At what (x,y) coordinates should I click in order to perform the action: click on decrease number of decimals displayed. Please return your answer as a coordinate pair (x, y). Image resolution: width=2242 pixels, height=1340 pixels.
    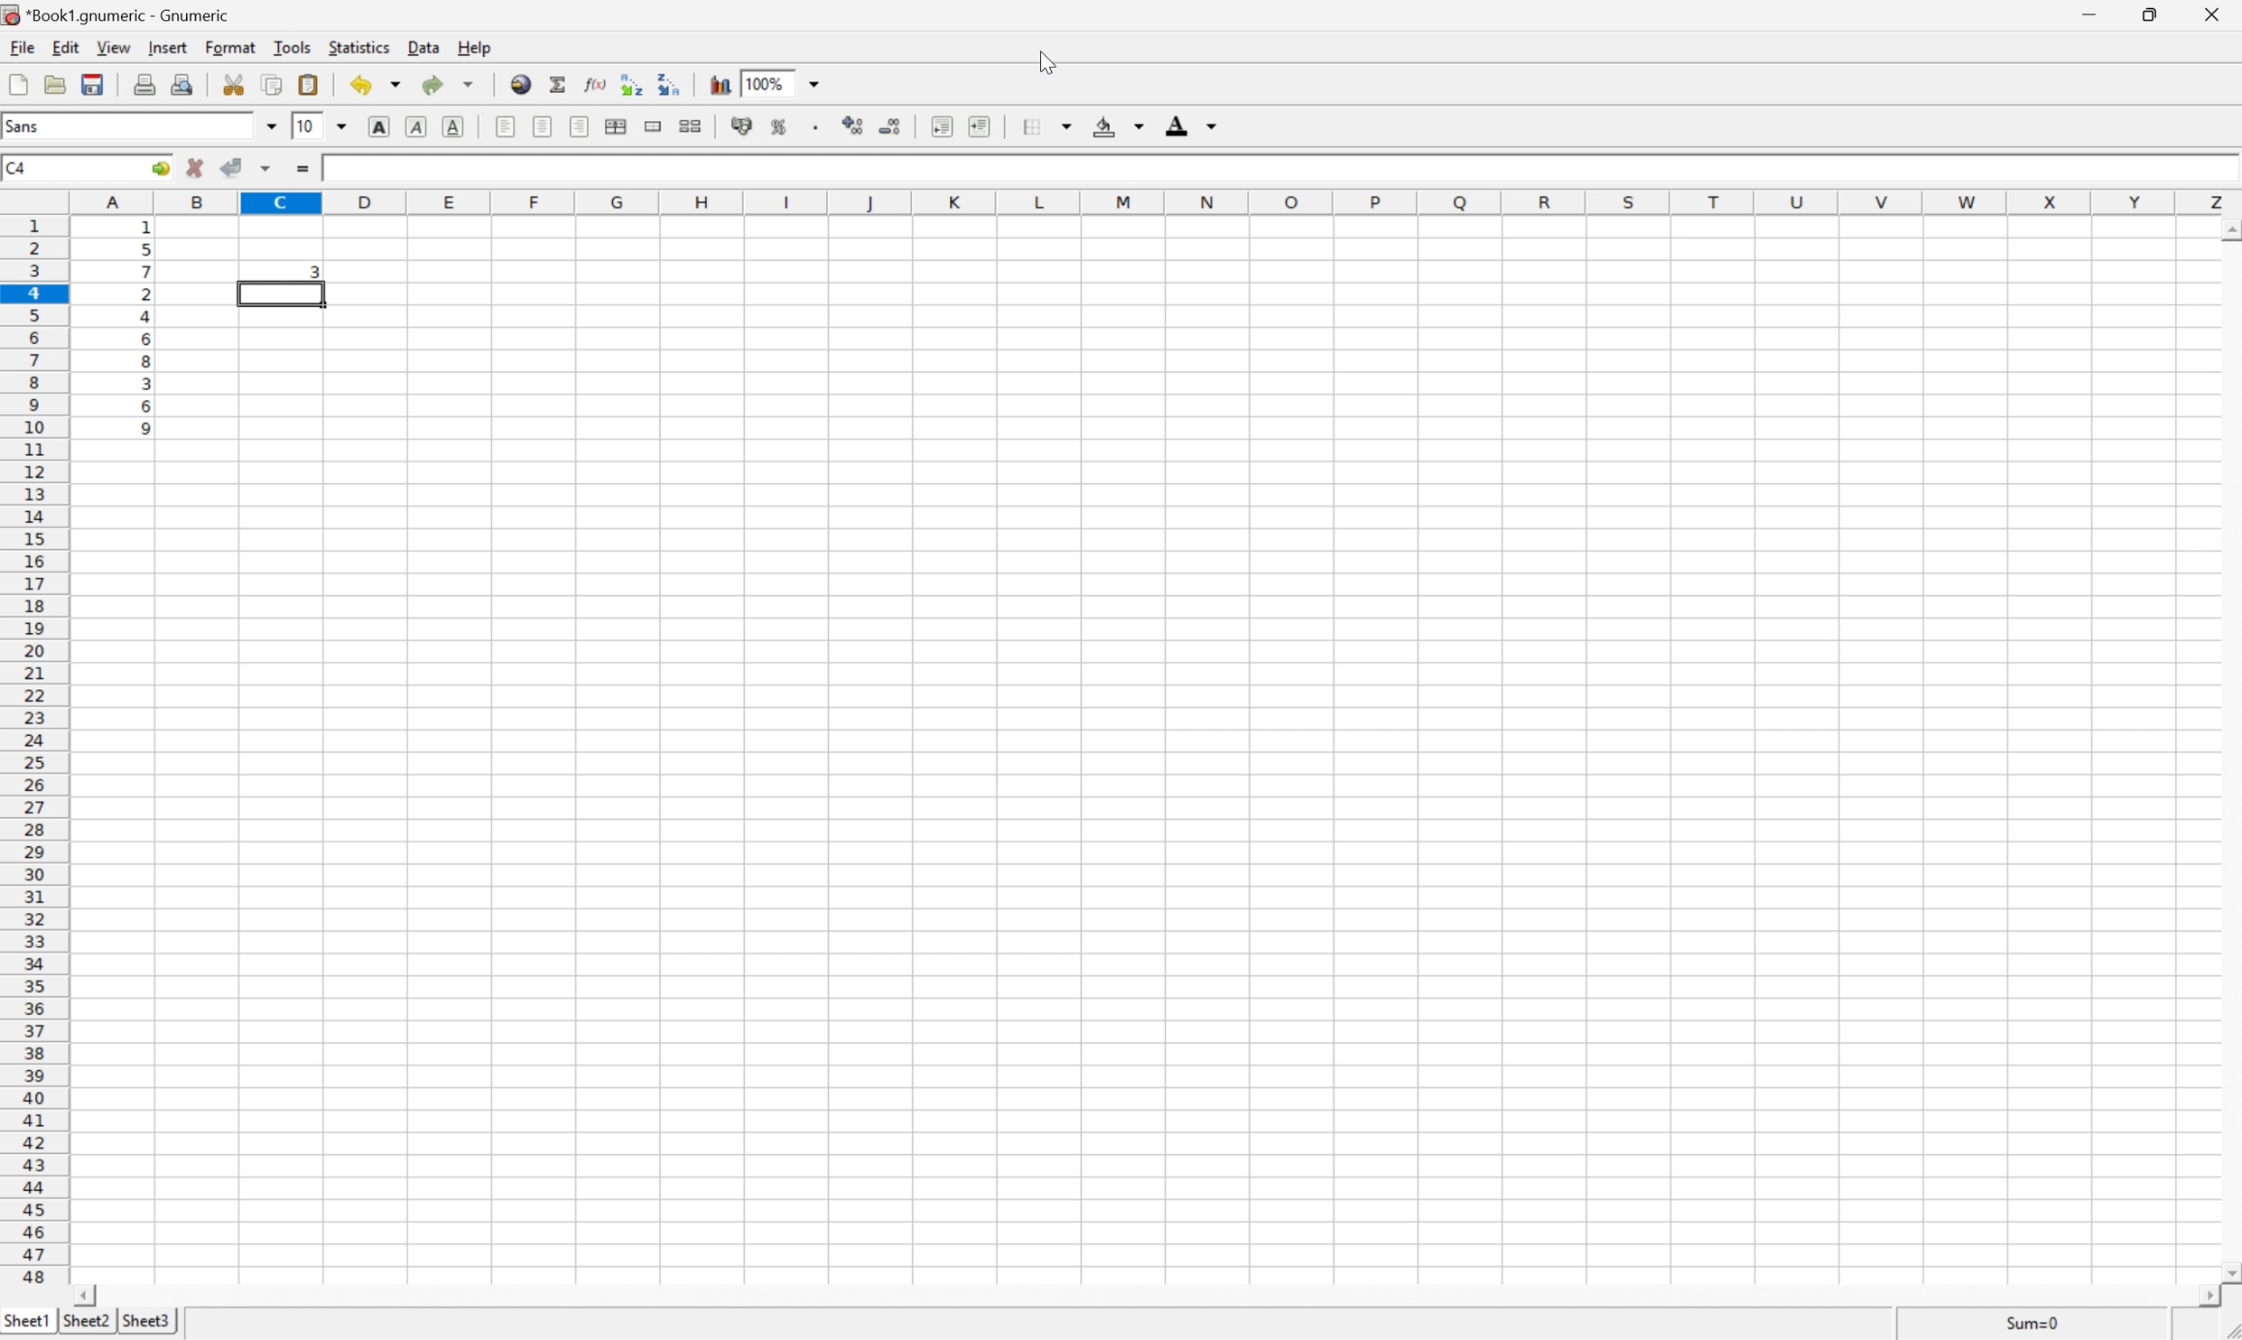
    Looking at the image, I should click on (894, 126).